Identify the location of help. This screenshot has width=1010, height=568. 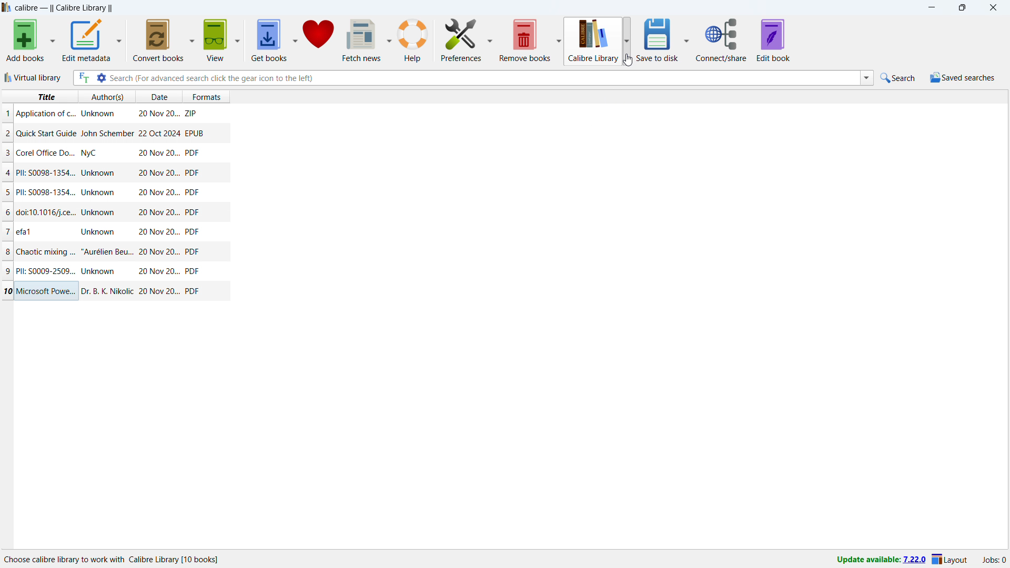
(413, 40).